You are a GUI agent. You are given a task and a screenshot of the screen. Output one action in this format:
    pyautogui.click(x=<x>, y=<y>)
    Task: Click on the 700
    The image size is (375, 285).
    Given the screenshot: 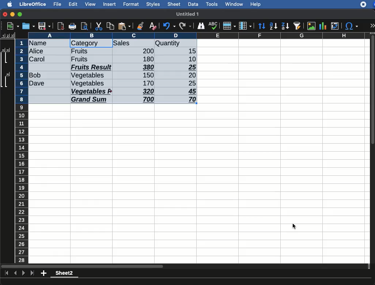 What is the action you would take?
    pyautogui.click(x=148, y=100)
    